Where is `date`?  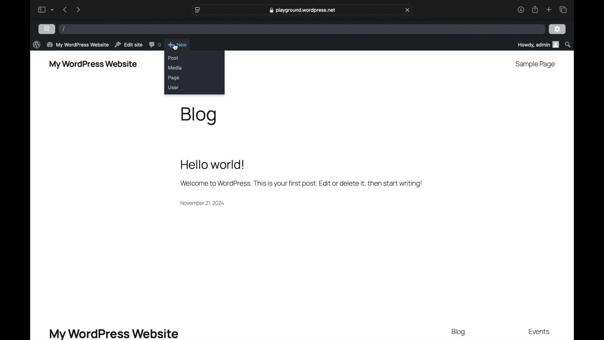
date is located at coordinates (202, 203).